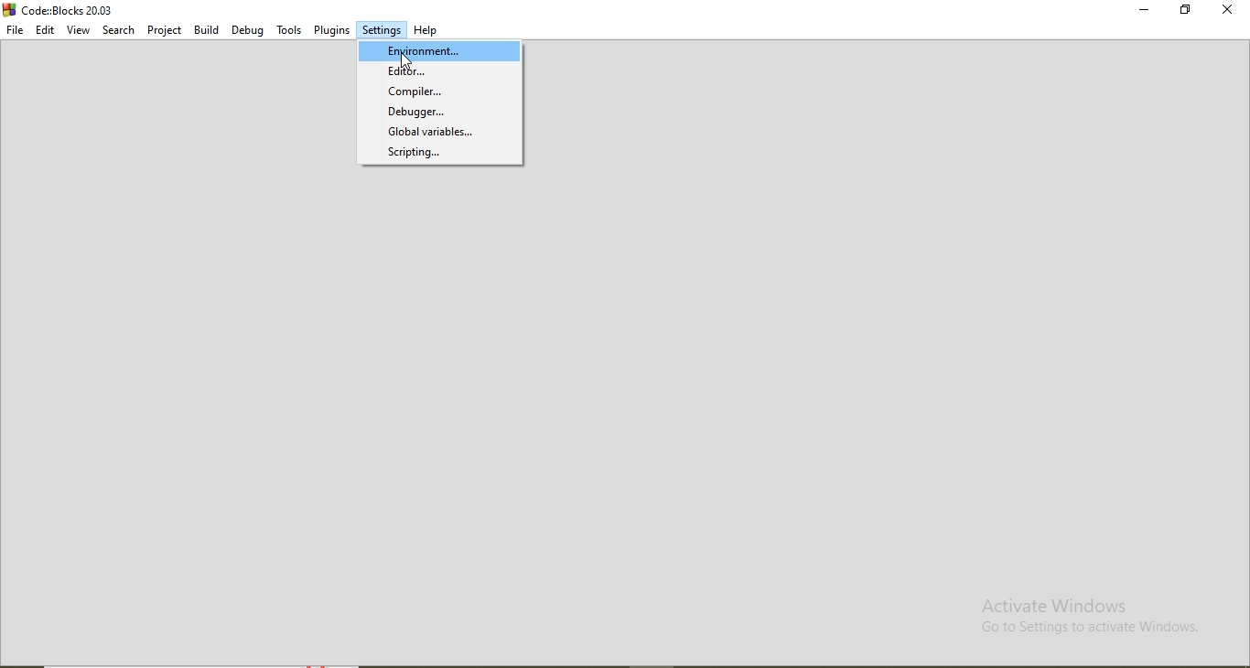 This screenshot has height=668, width=1250. What do you see at coordinates (440, 112) in the screenshot?
I see `Debugger` at bounding box center [440, 112].